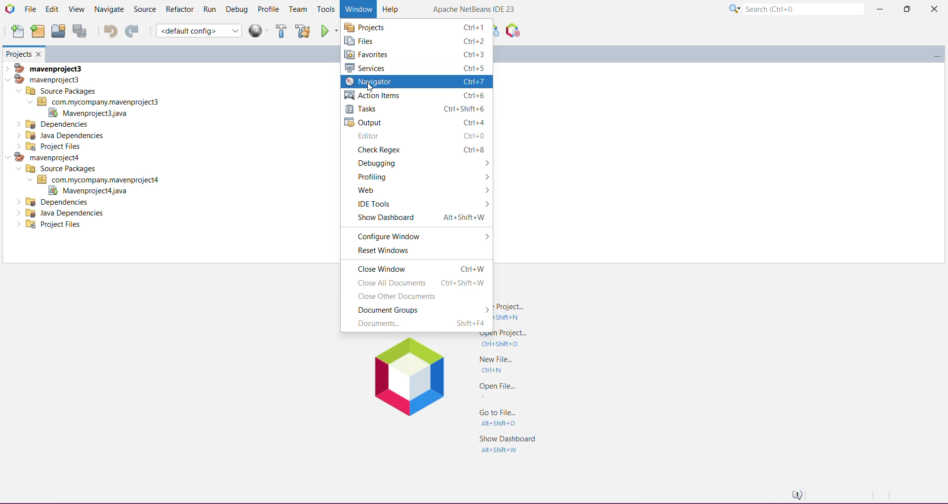  What do you see at coordinates (80, 31) in the screenshot?
I see `Save All` at bounding box center [80, 31].